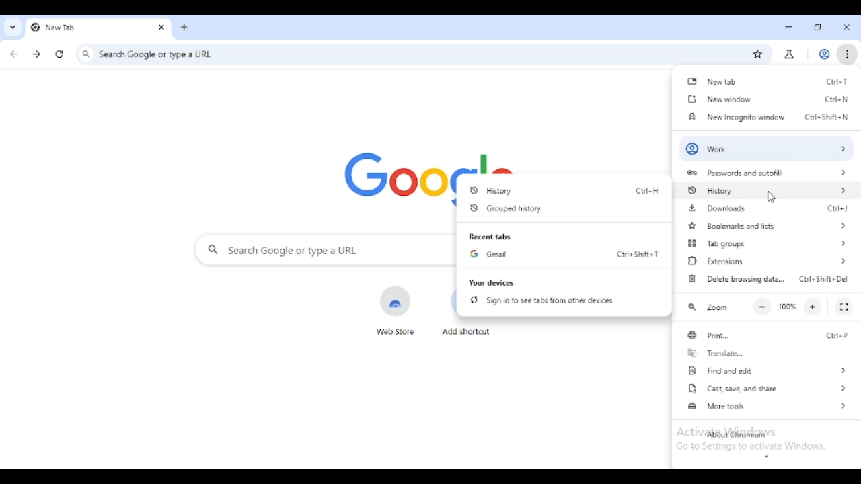 The height and width of the screenshot is (484, 861). I want to click on cast, save, and share, so click(765, 388).